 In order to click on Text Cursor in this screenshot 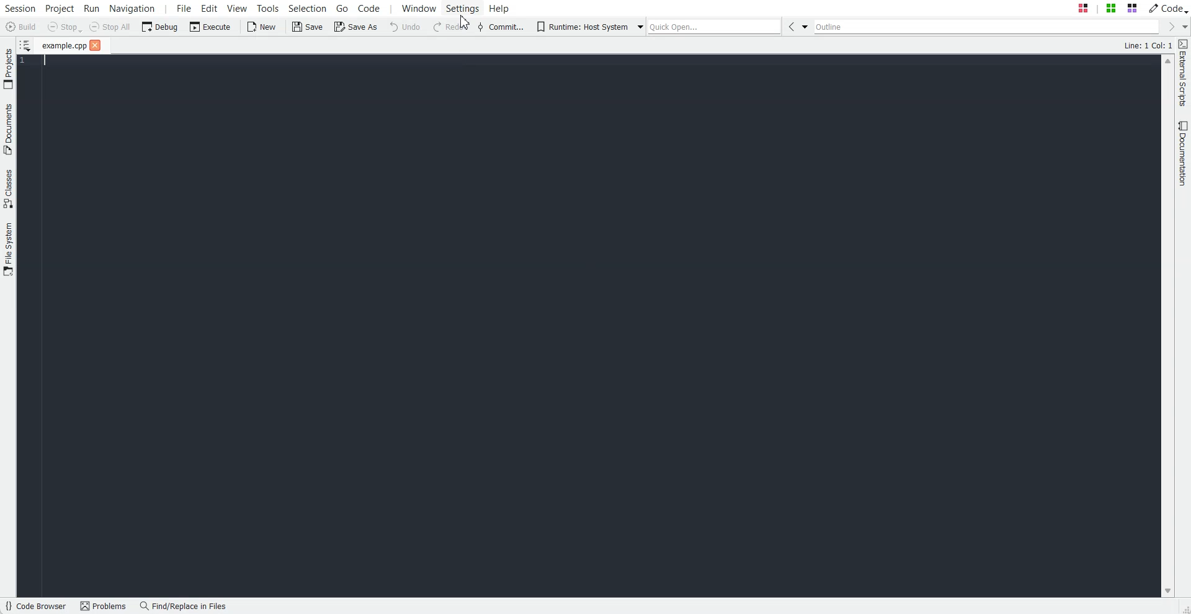, I will do `click(40, 61)`.